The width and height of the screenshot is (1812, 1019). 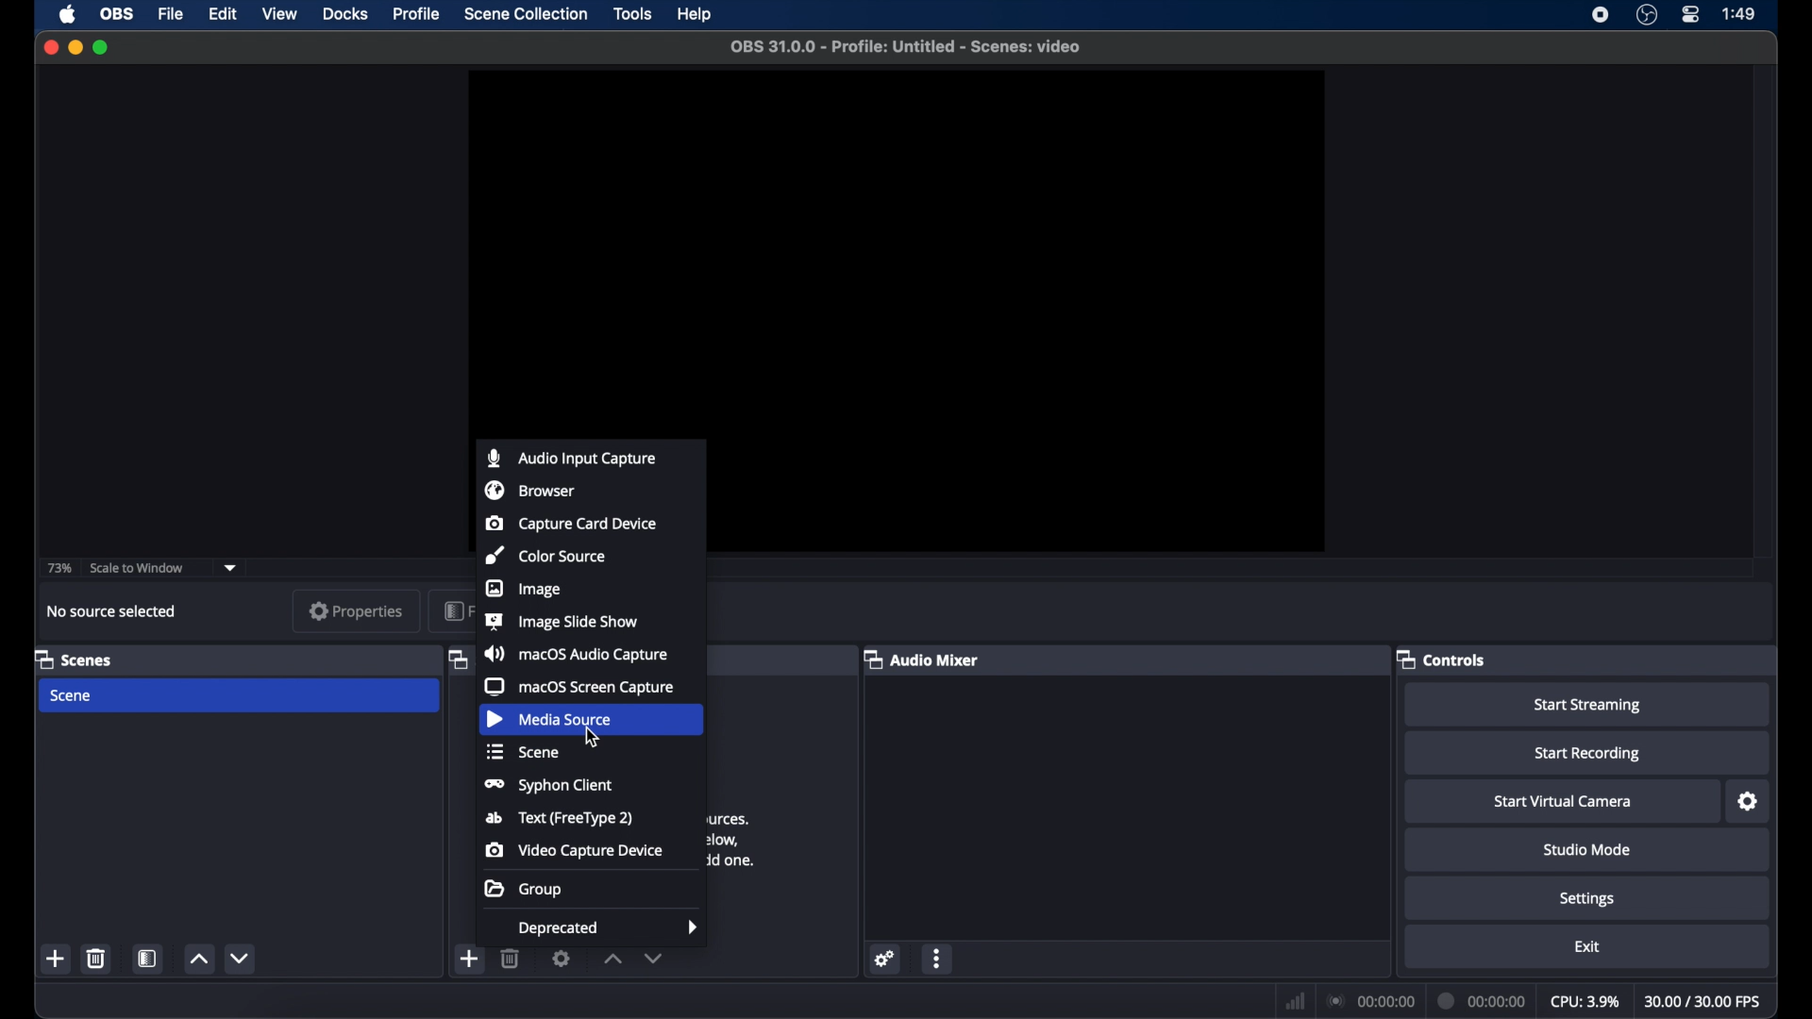 I want to click on scene filters, so click(x=148, y=957).